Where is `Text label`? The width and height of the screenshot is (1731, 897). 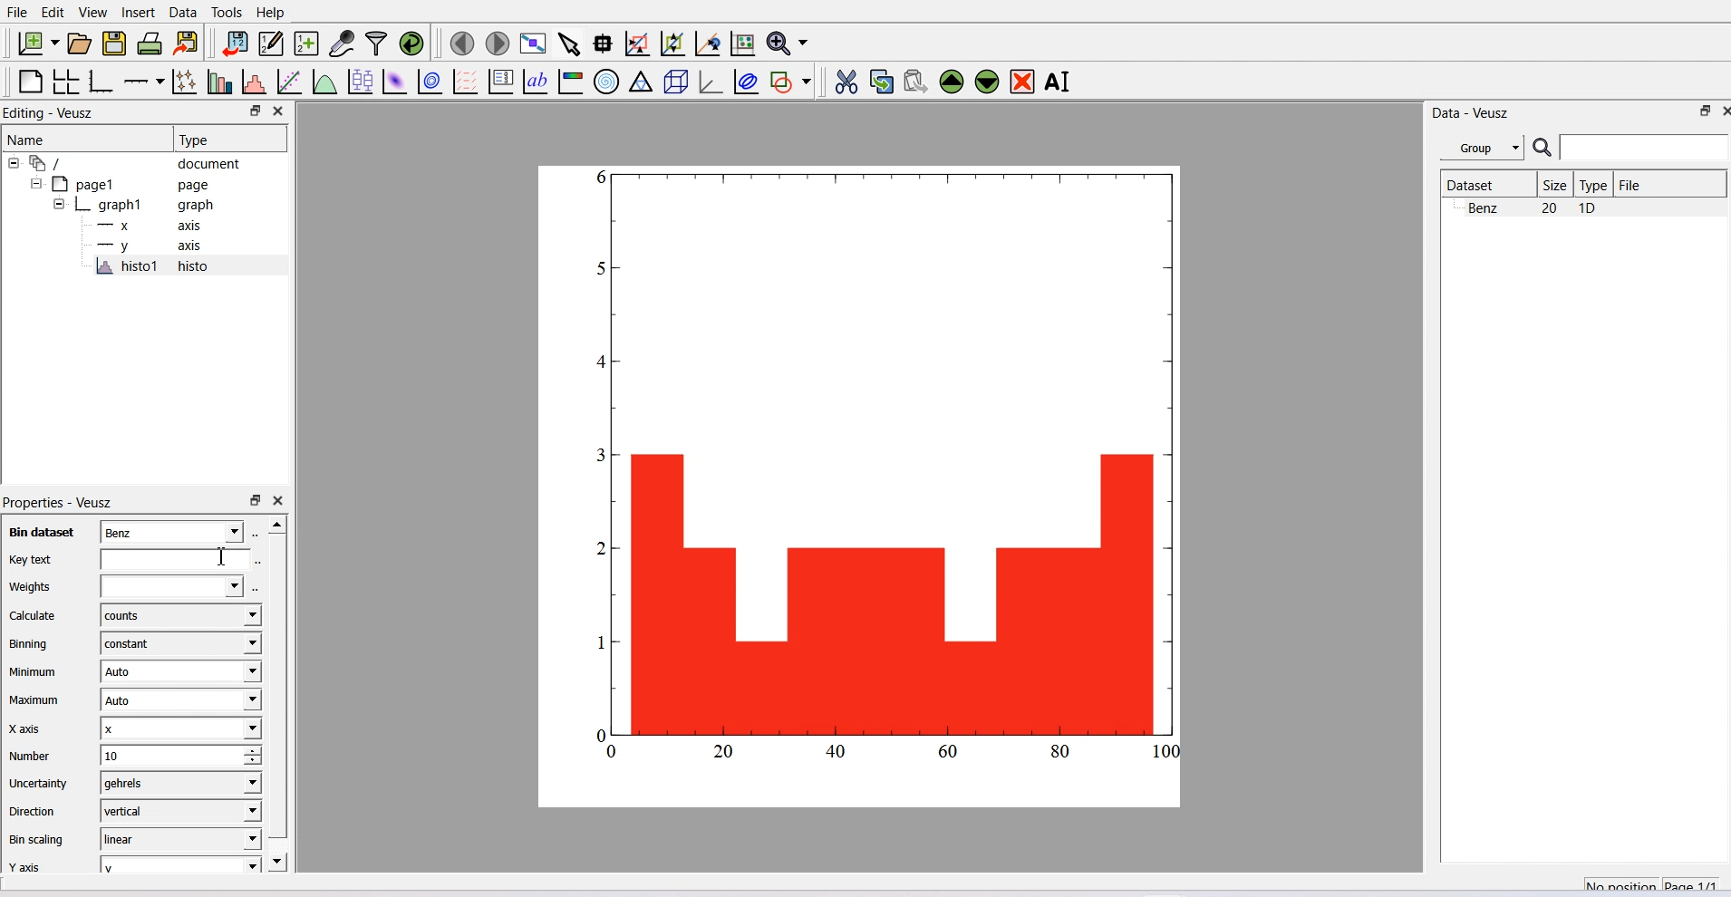 Text label is located at coordinates (534, 82).